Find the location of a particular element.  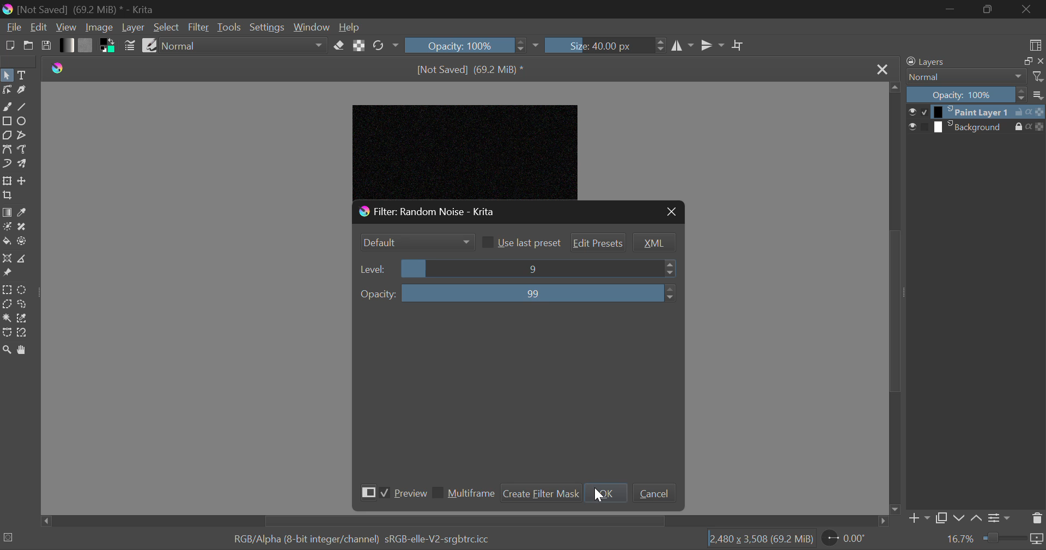

slider is located at coordinates (542, 293).